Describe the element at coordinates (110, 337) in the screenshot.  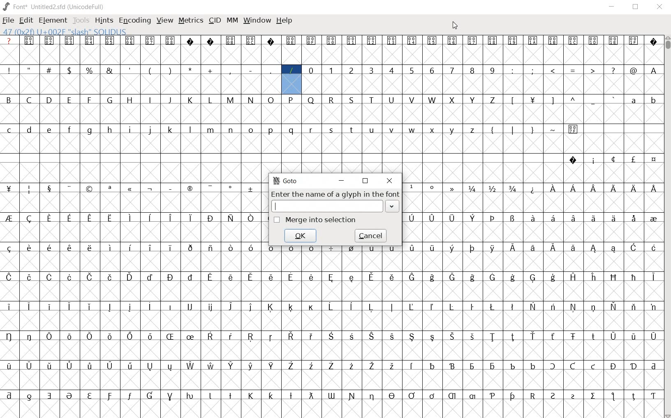
I see `glyph` at that location.